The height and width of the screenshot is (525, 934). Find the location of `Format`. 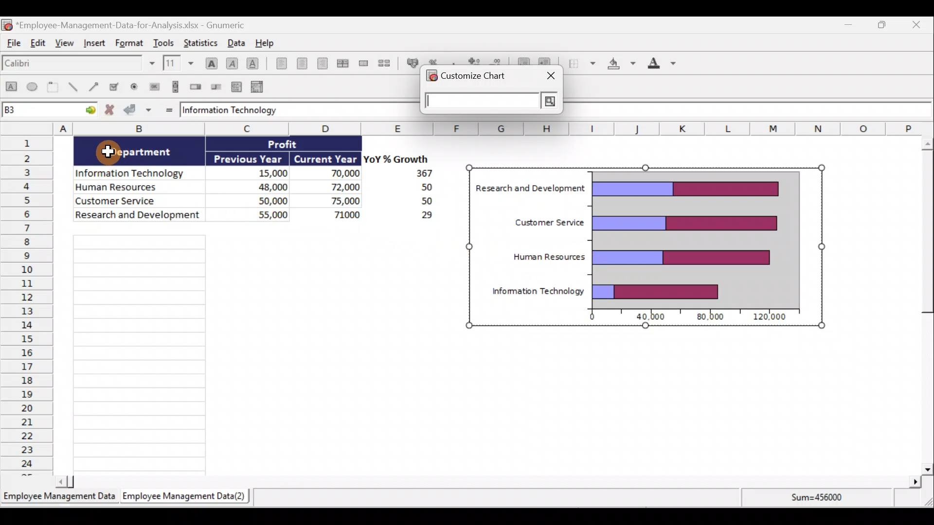

Format is located at coordinates (132, 42).